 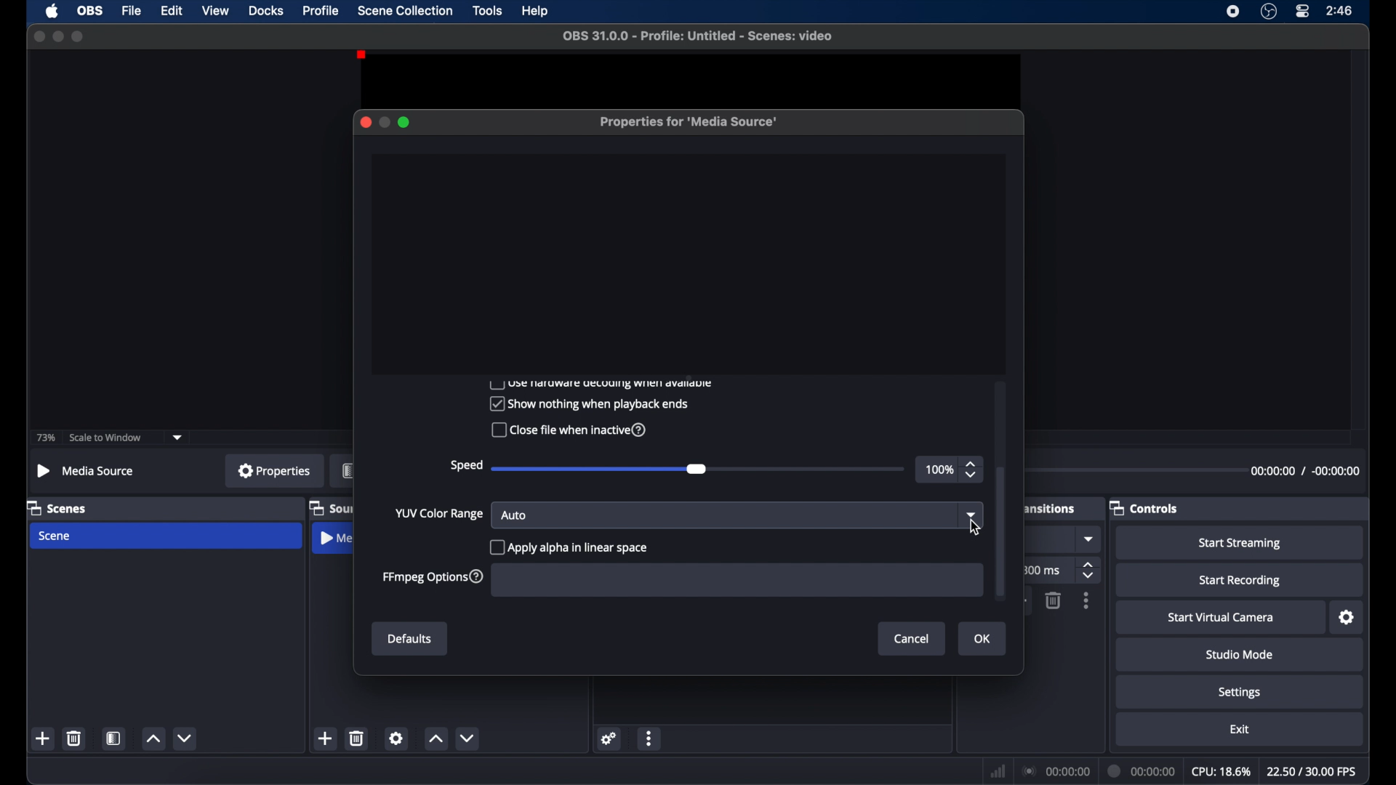 I want to click on delete, so click(x=75, y=738).